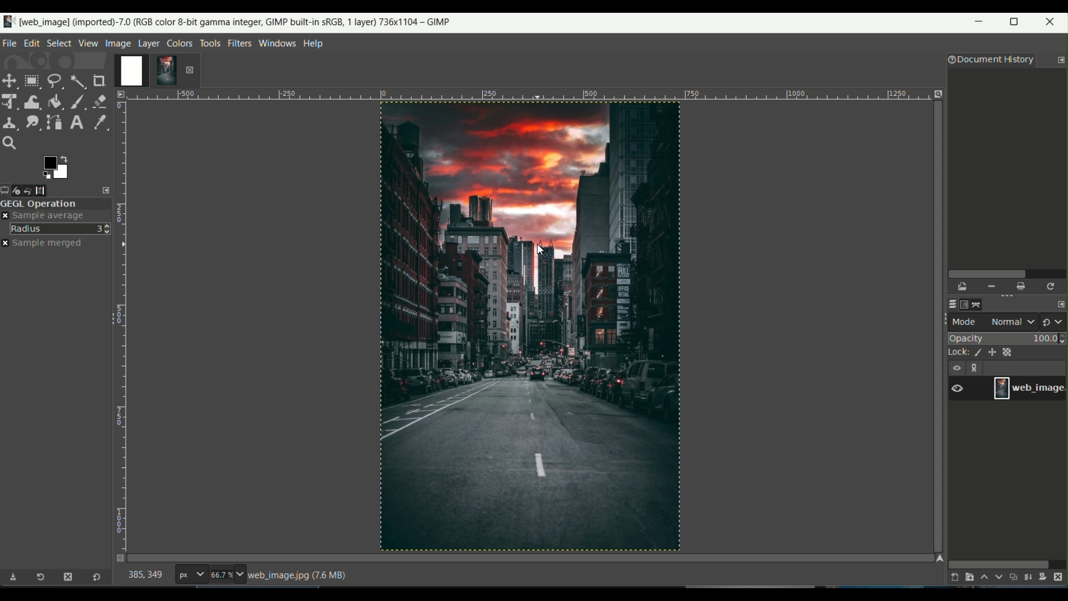 The width and height of the screenshot is (1068, 601). What do you see at coordinates (61, 228) in the screenshot?
I see `color picker average radius` at bounding box center [61, 228].